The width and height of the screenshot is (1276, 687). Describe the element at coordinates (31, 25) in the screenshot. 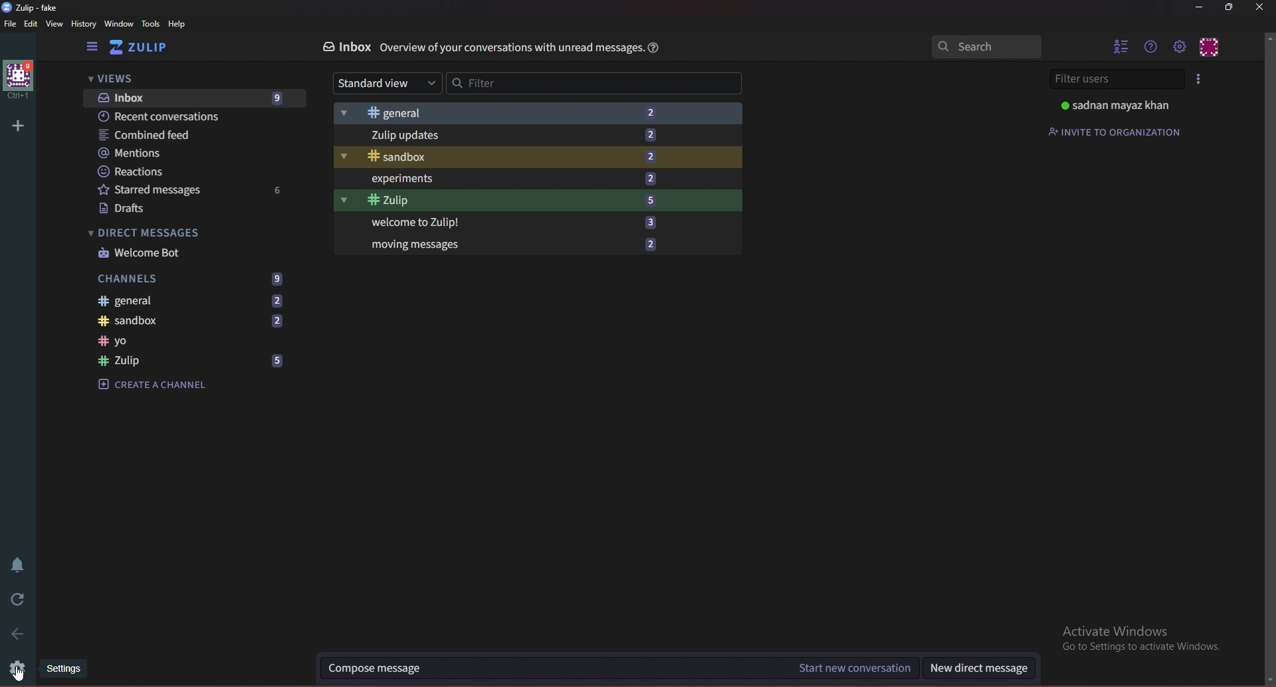

I see `Edit` at that location.